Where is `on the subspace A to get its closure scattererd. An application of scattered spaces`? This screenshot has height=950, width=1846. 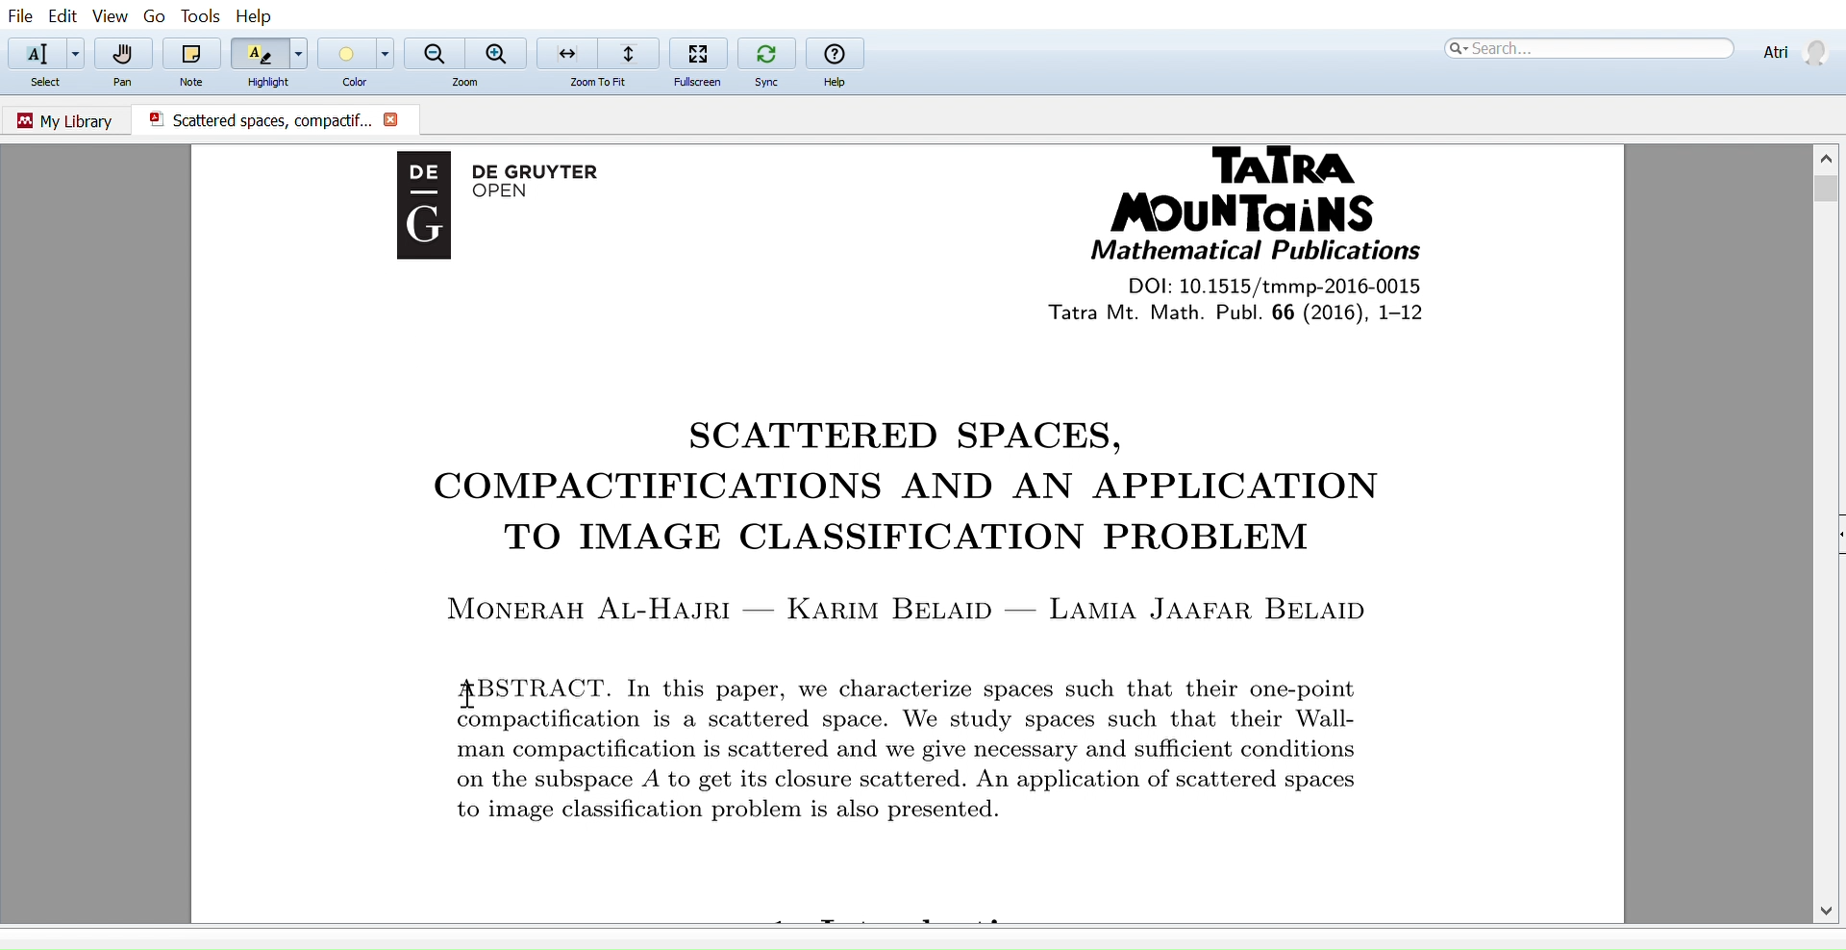
on the subspace A to get its closure scattererd. An application of scattered spaces is located at coordinates (934, 780).